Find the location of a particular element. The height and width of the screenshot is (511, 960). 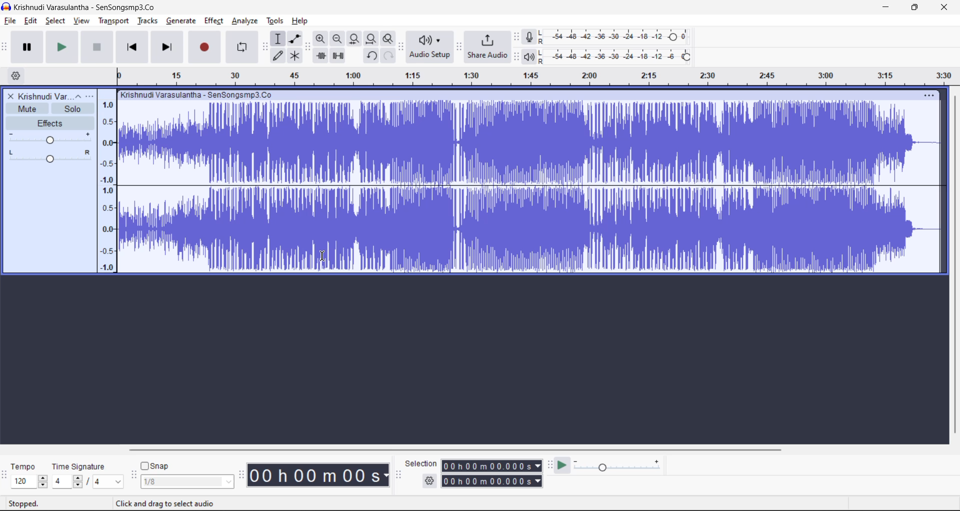

options is located at coordinates (86, 95).